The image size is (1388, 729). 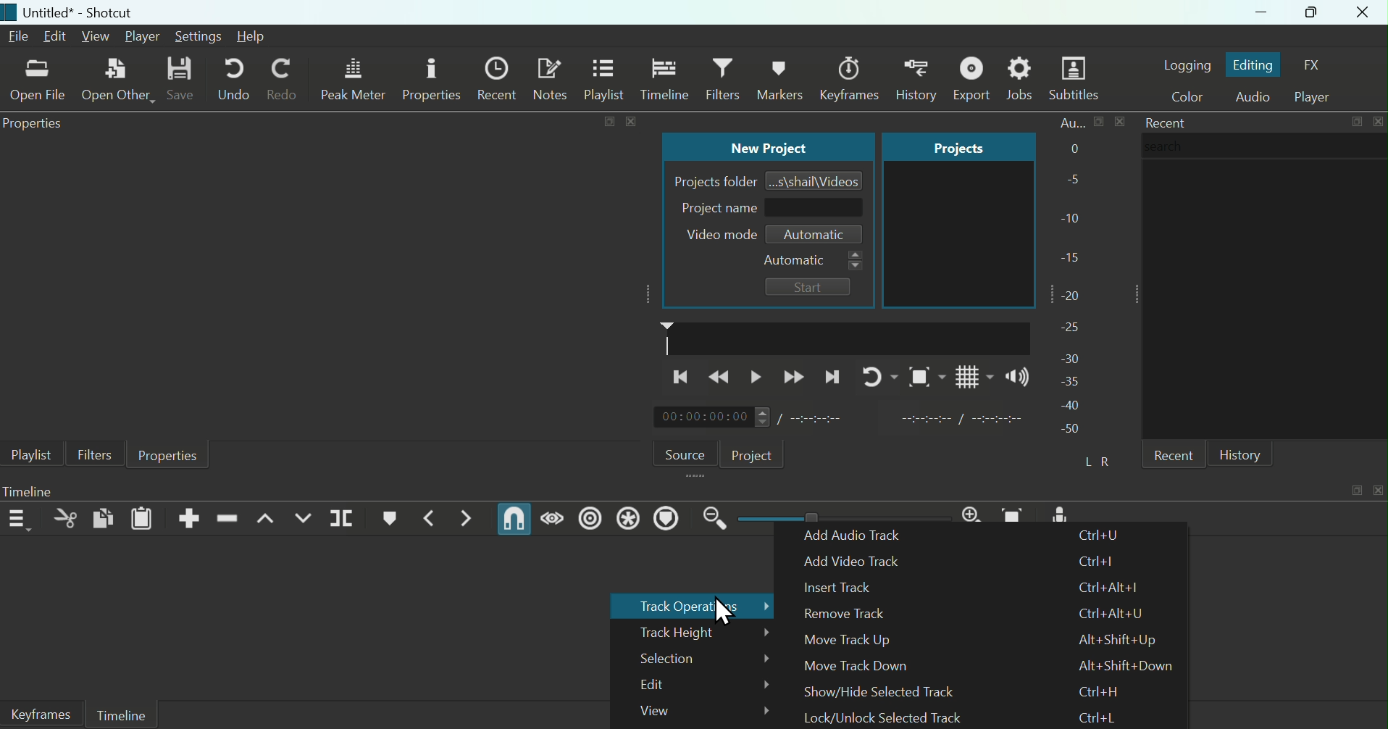 What do you see at coordinates (1071, 328) in the screenshot?
I see `-25` at bounding box center [1071, 328].